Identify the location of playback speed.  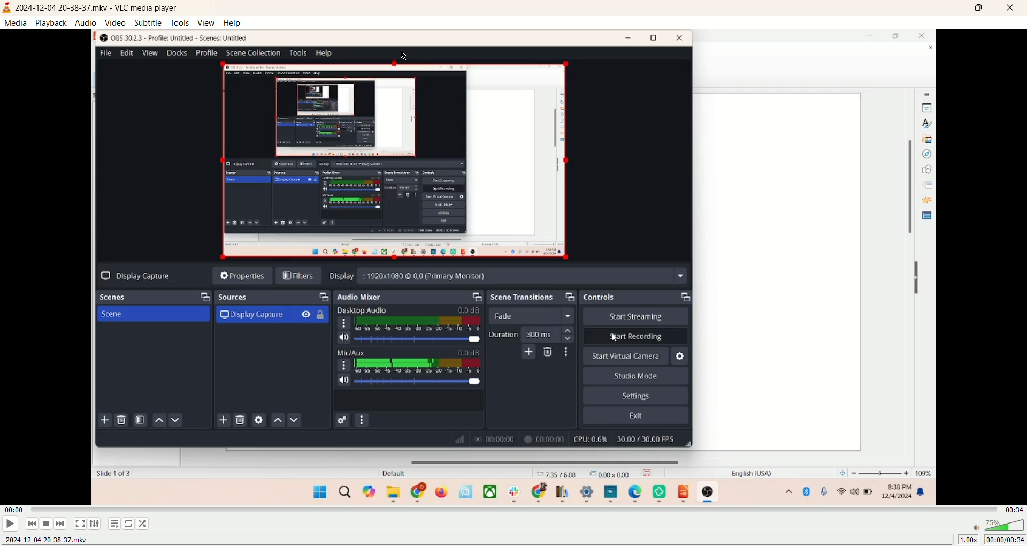
(965, 539).